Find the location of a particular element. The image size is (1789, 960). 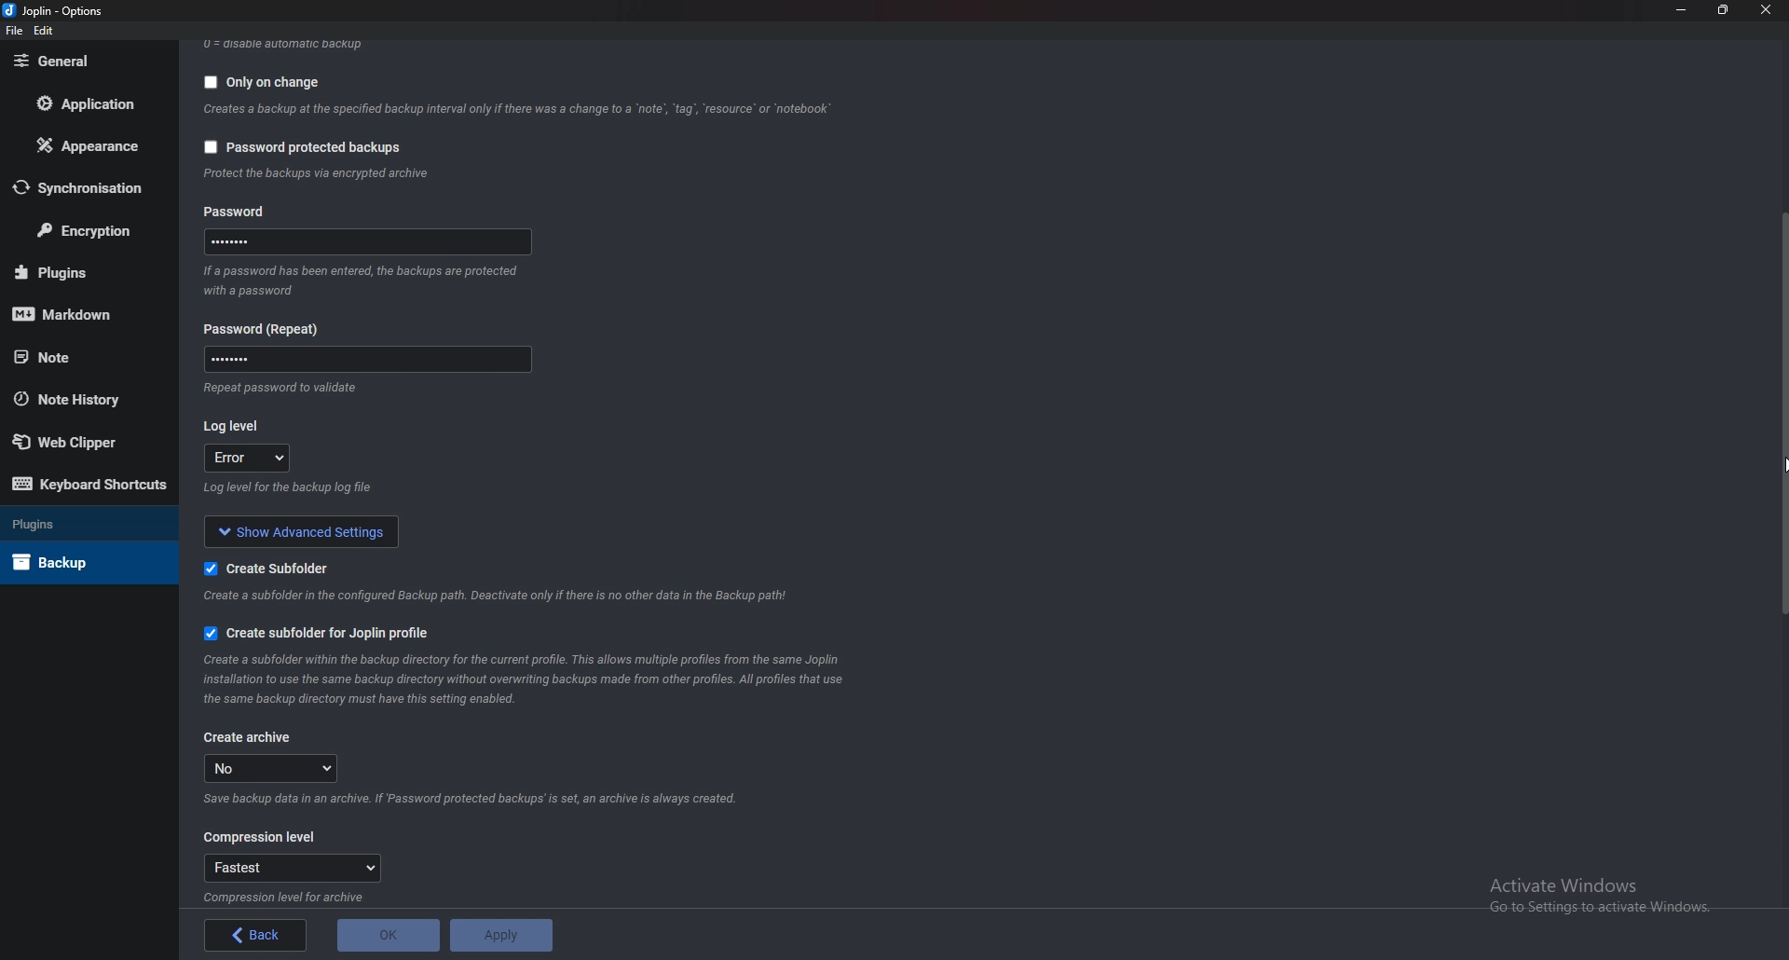

Info on log level is located at coordinates (286, 492).